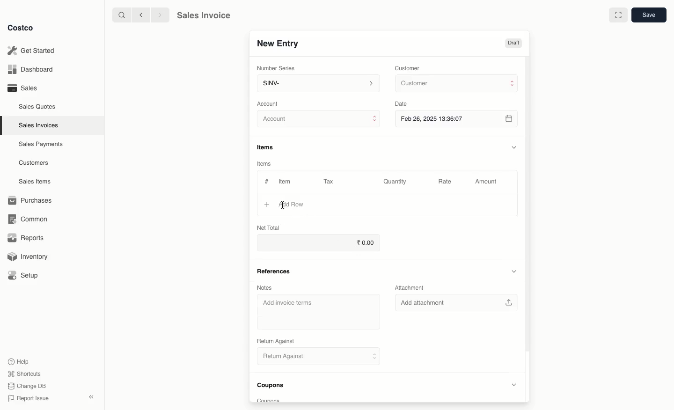  Describe the element at coordinates (283, 210) in the screenshot. I see `cursor` at that location.